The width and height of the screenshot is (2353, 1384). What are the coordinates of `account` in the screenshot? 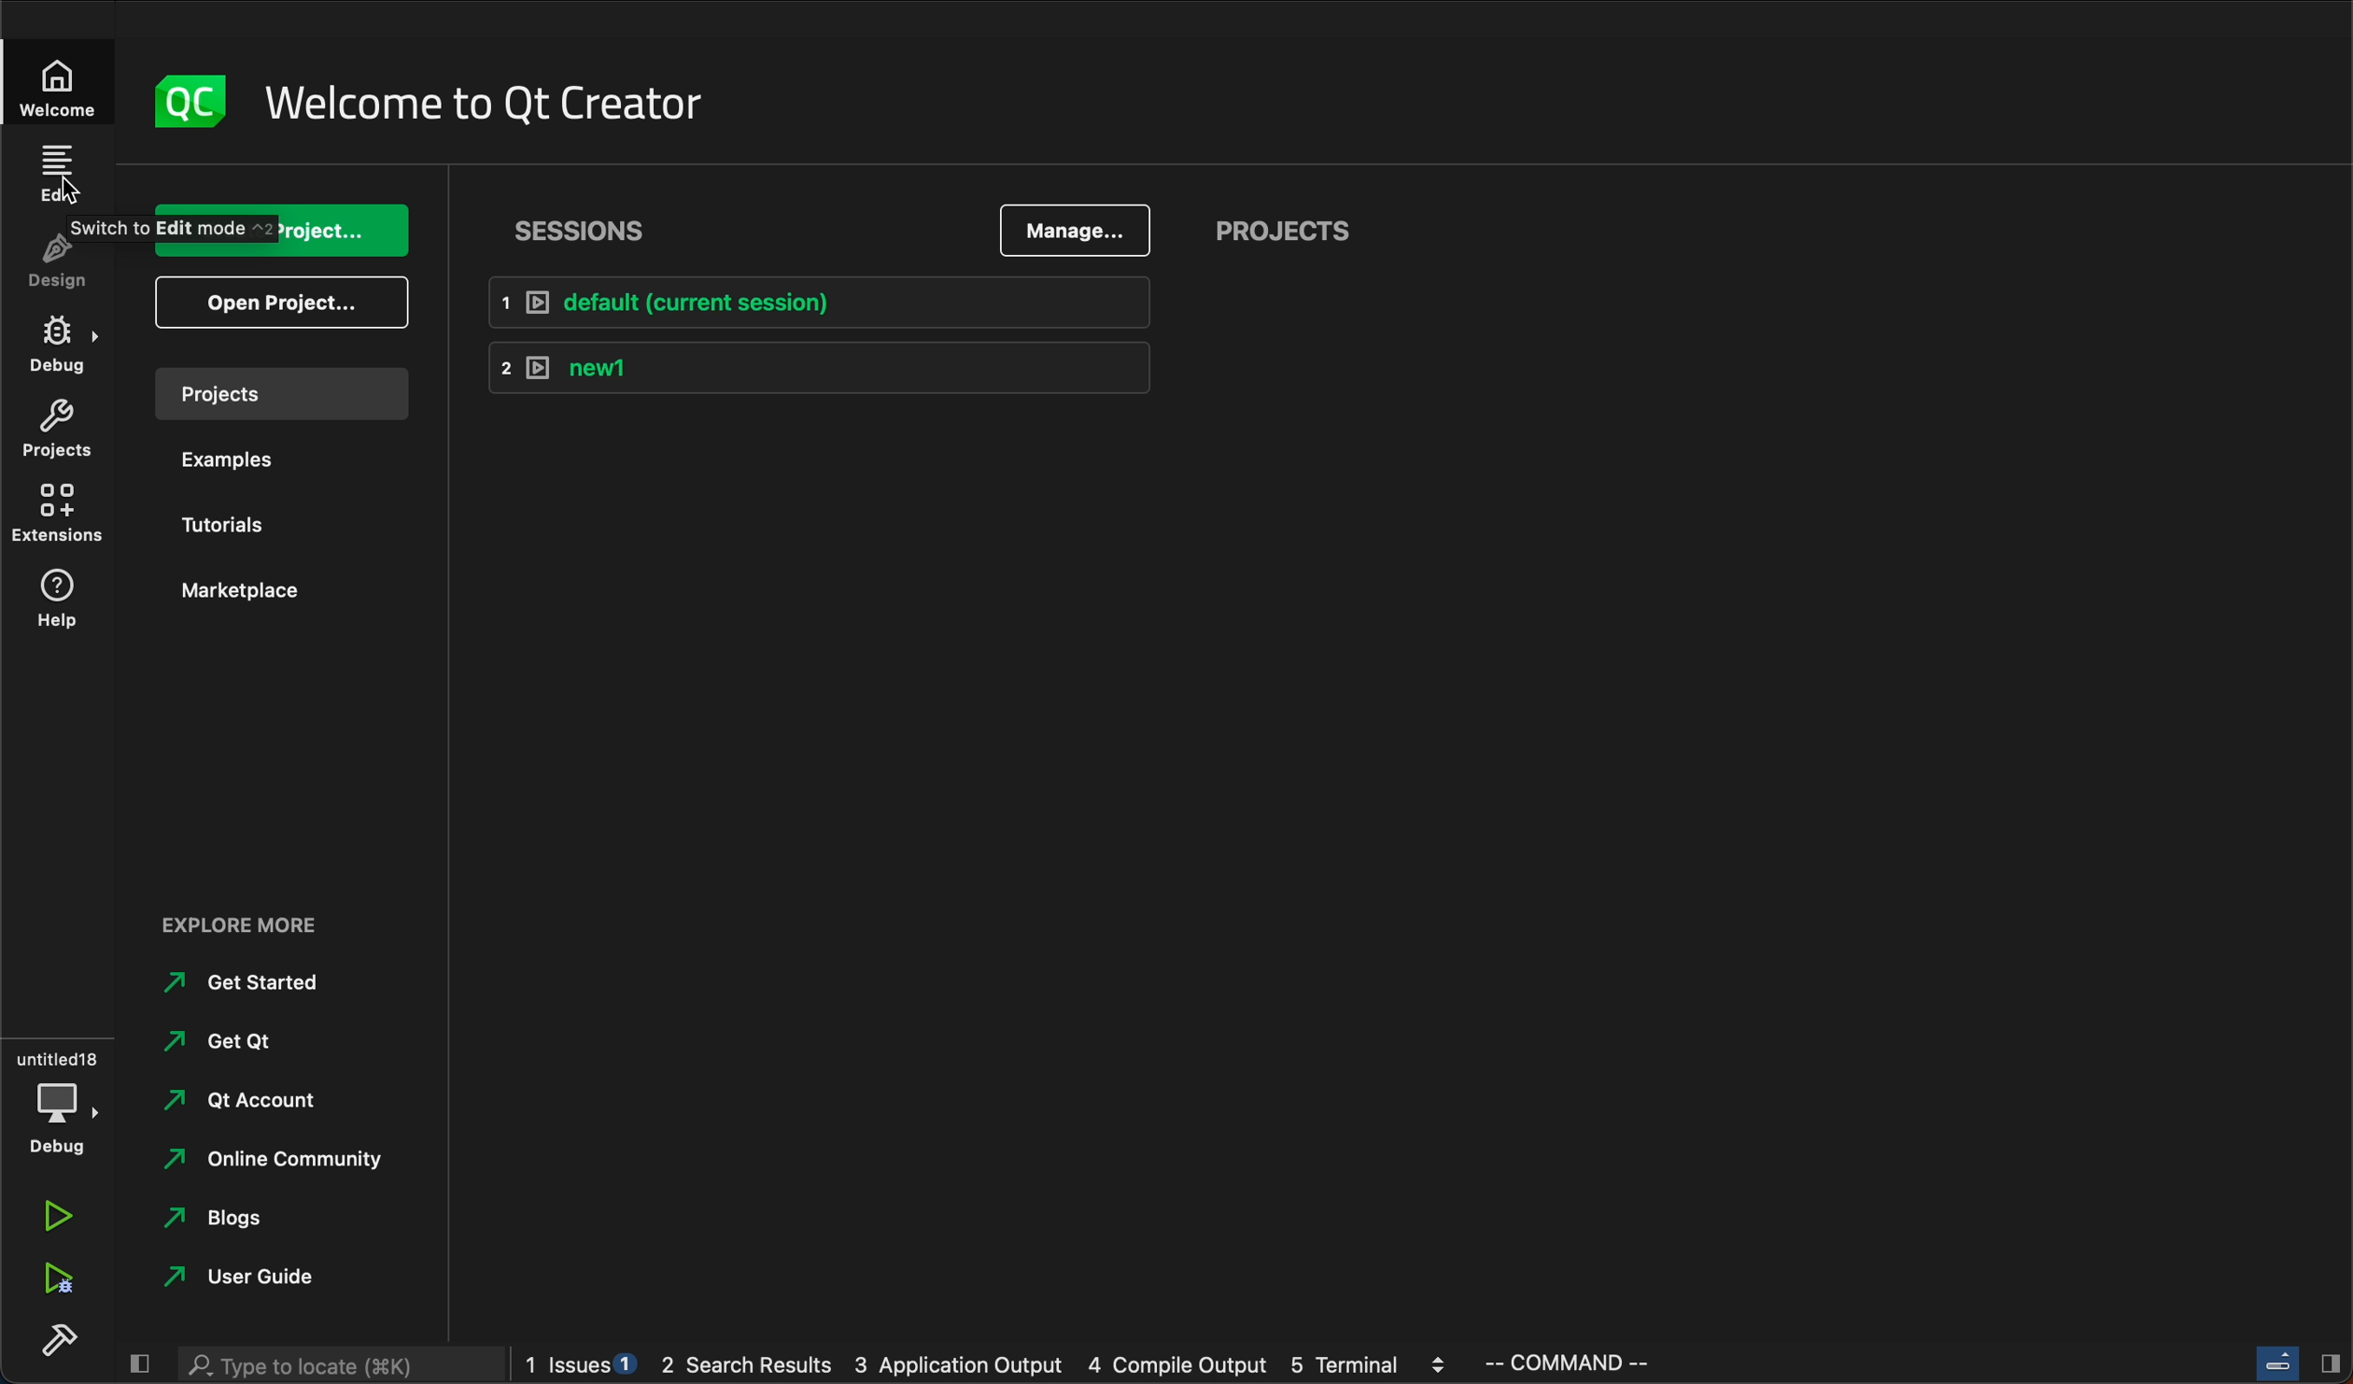 It's located at (247, 1101).